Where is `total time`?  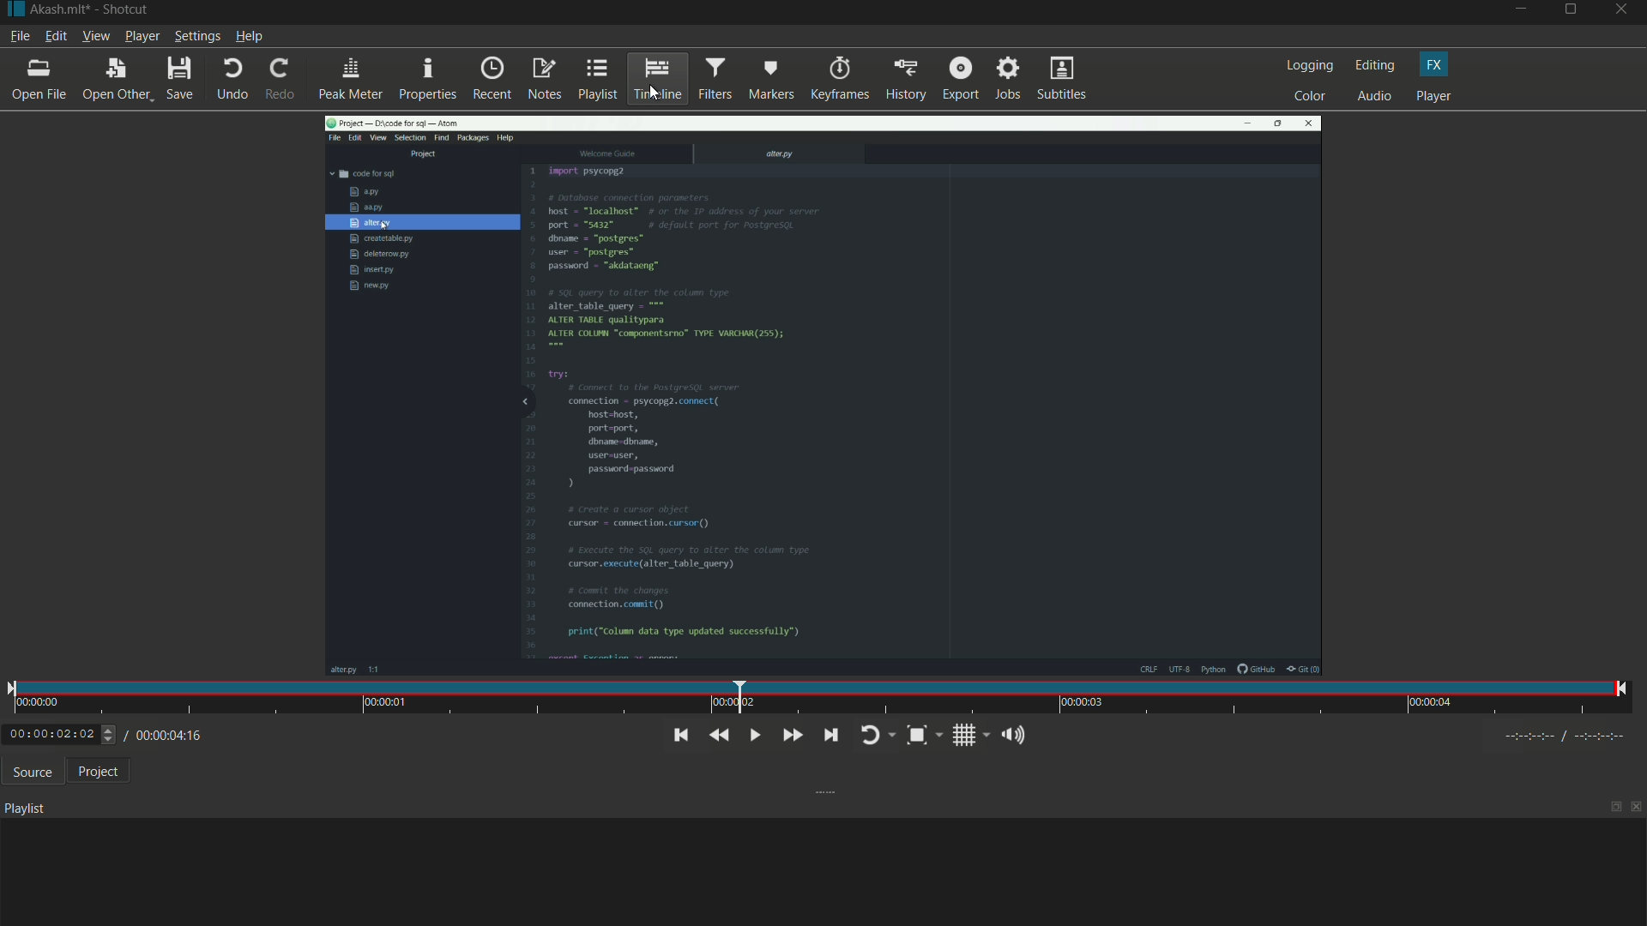
total time is located at coordinates (190, 783).